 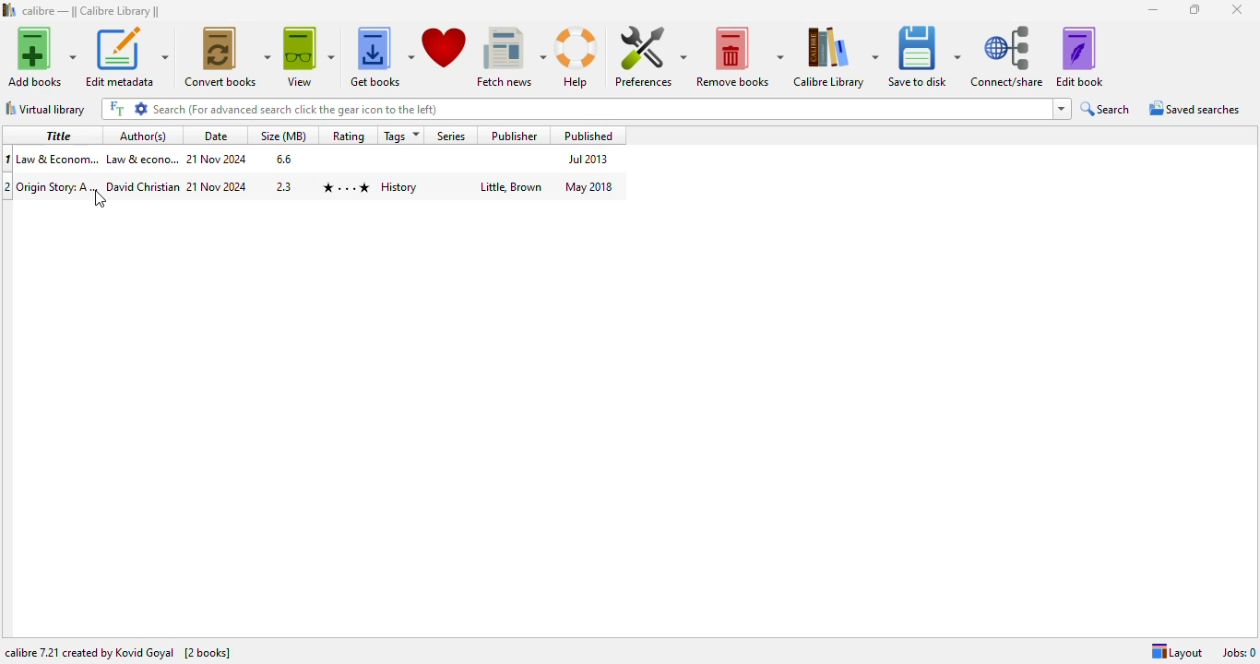 I want to click on [2 books, so click(x=207, y=652).